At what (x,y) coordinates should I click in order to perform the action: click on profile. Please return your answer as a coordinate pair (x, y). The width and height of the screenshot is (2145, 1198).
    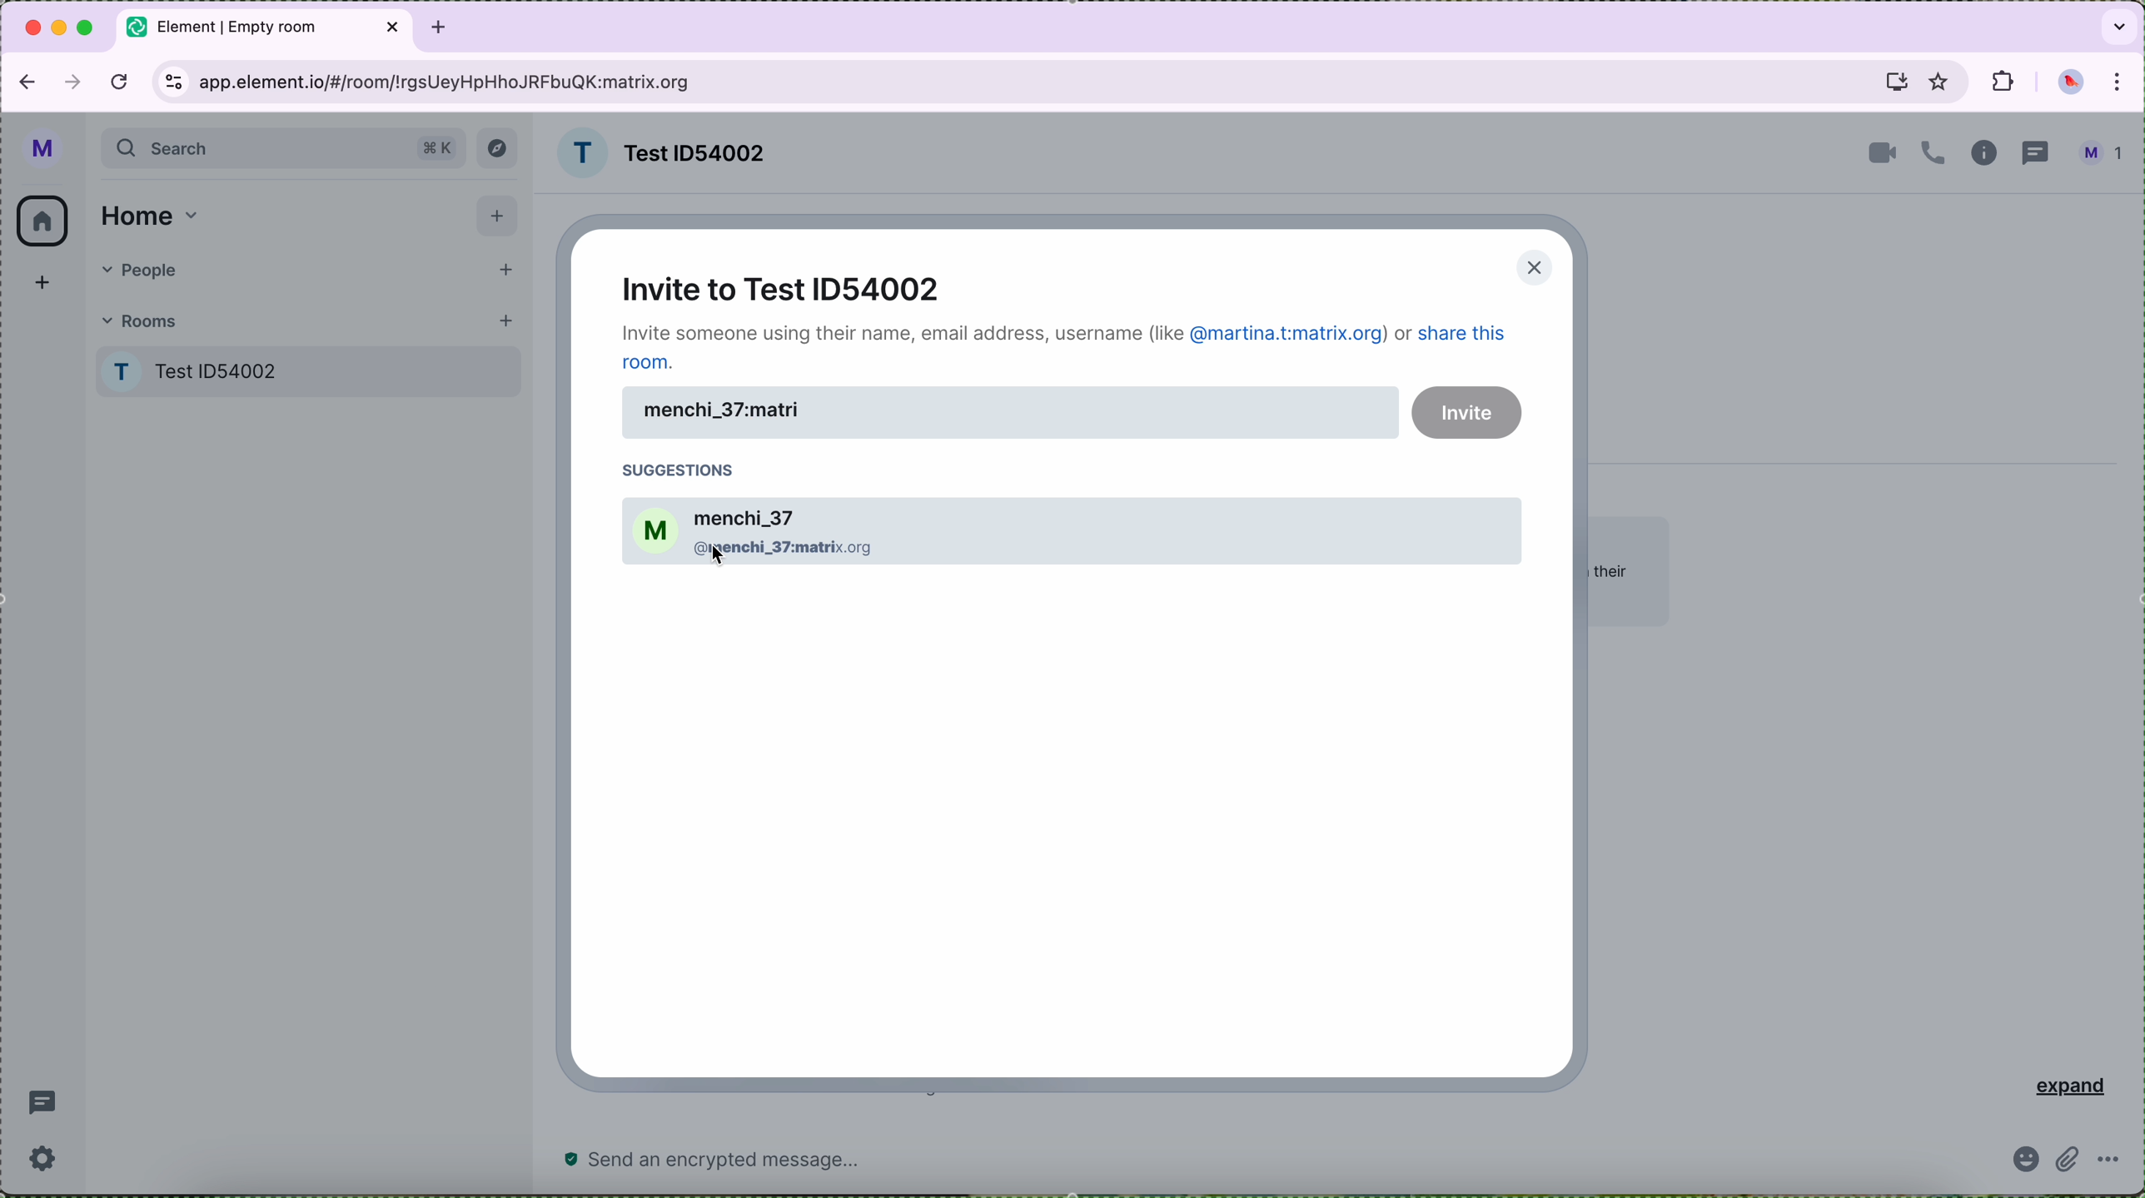
    Looking at the image, I should click on (45, 148).